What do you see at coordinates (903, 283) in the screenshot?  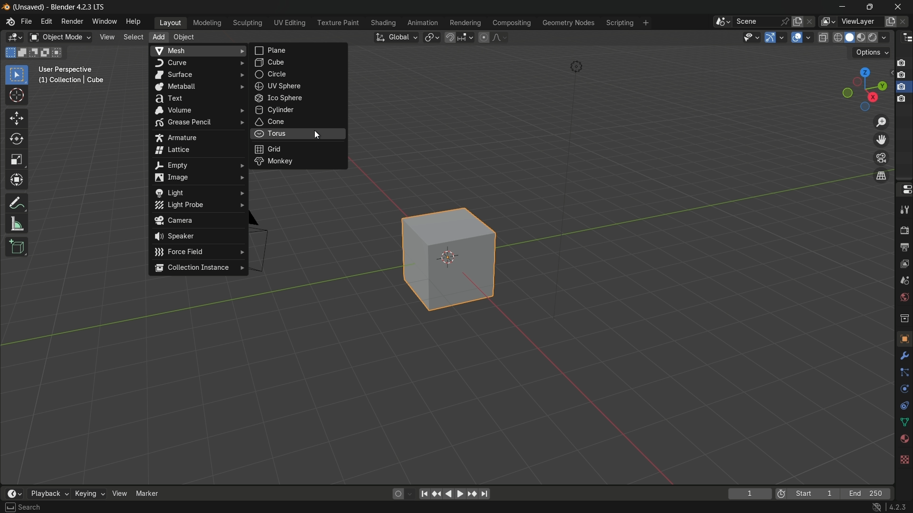 I see `scene` at bounding box center [903, 283].